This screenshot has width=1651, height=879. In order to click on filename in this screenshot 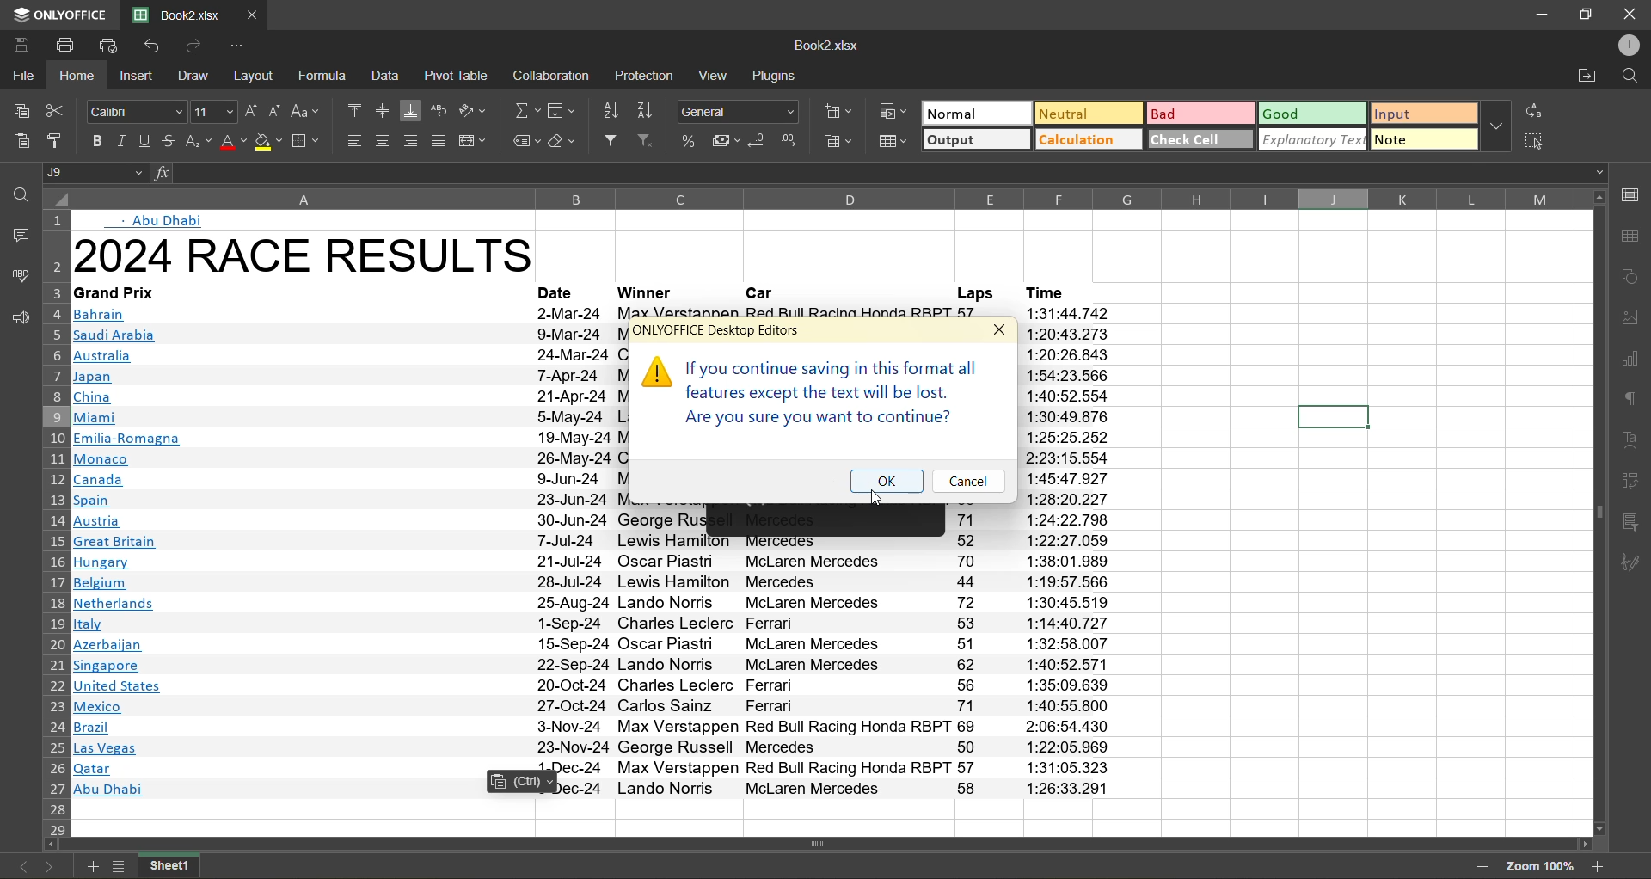, I will do `click(824, 44)`.